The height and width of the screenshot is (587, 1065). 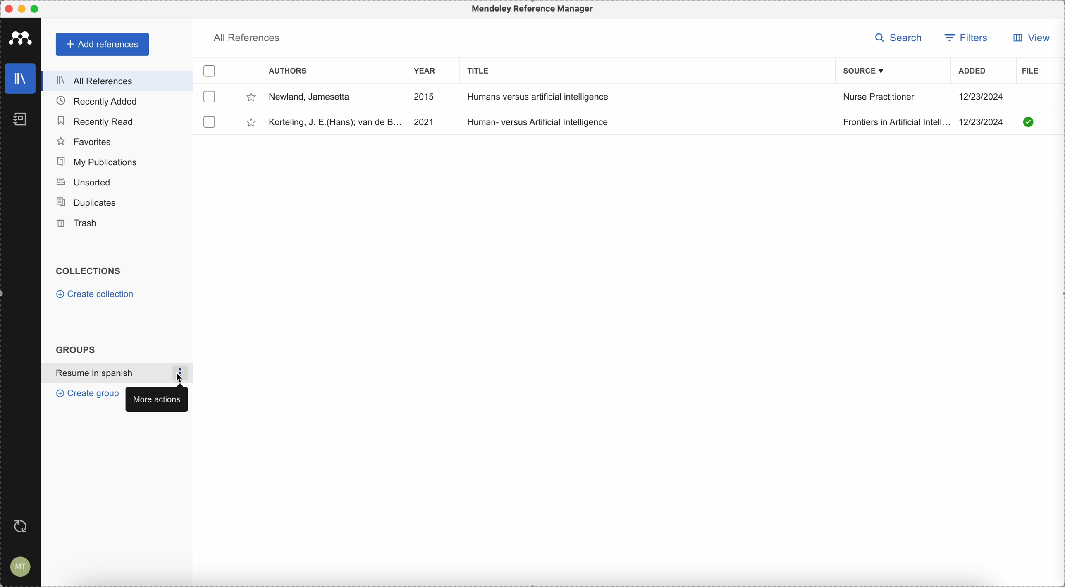 What do you see at coordinates (91, 202) in the screenshot?
I see `duplicates` at bounding box center [91, 202].